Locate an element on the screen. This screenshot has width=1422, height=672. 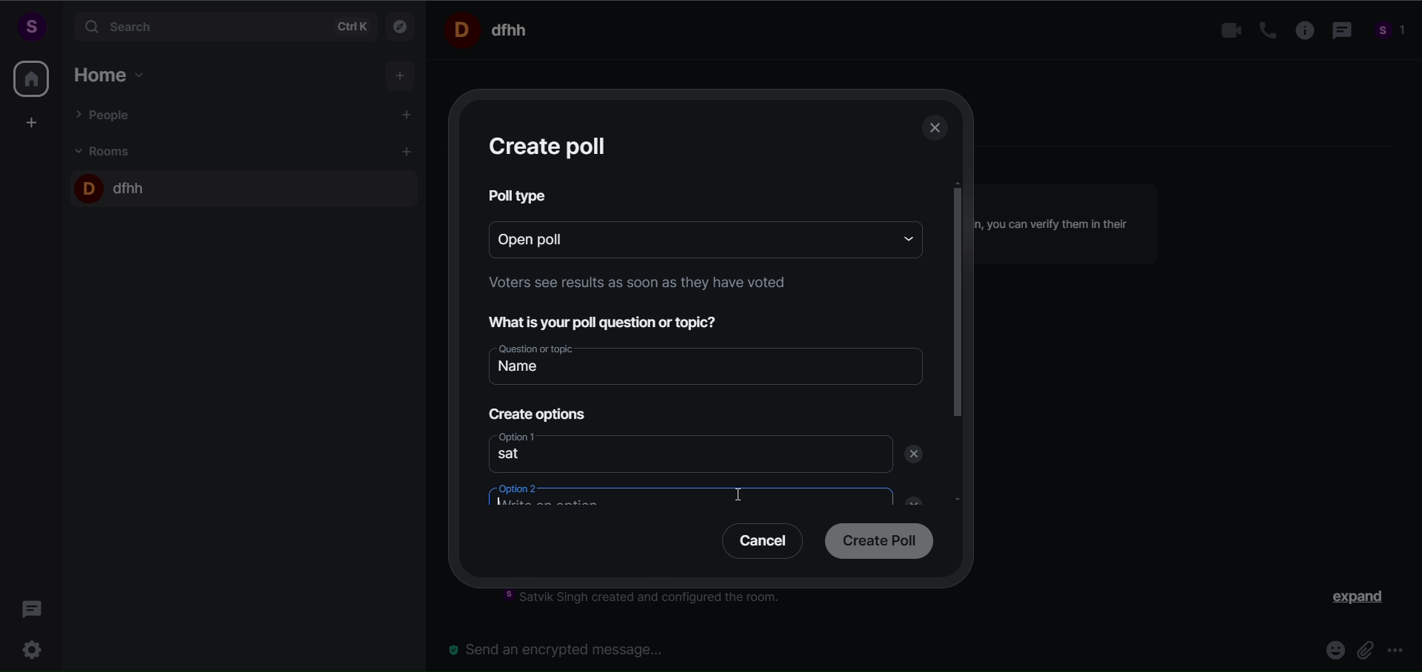
cancel is located at coordinates (757, 544).